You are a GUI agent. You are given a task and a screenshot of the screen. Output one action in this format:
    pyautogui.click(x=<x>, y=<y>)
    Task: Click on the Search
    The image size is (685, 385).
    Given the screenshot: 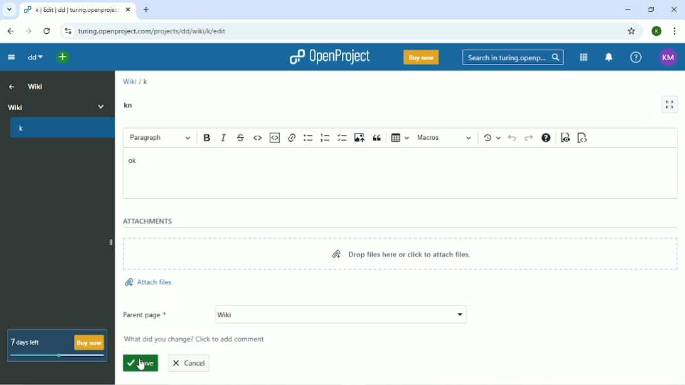 What is the action you would take?
    pyautogui.click(x=512, y=57)
    